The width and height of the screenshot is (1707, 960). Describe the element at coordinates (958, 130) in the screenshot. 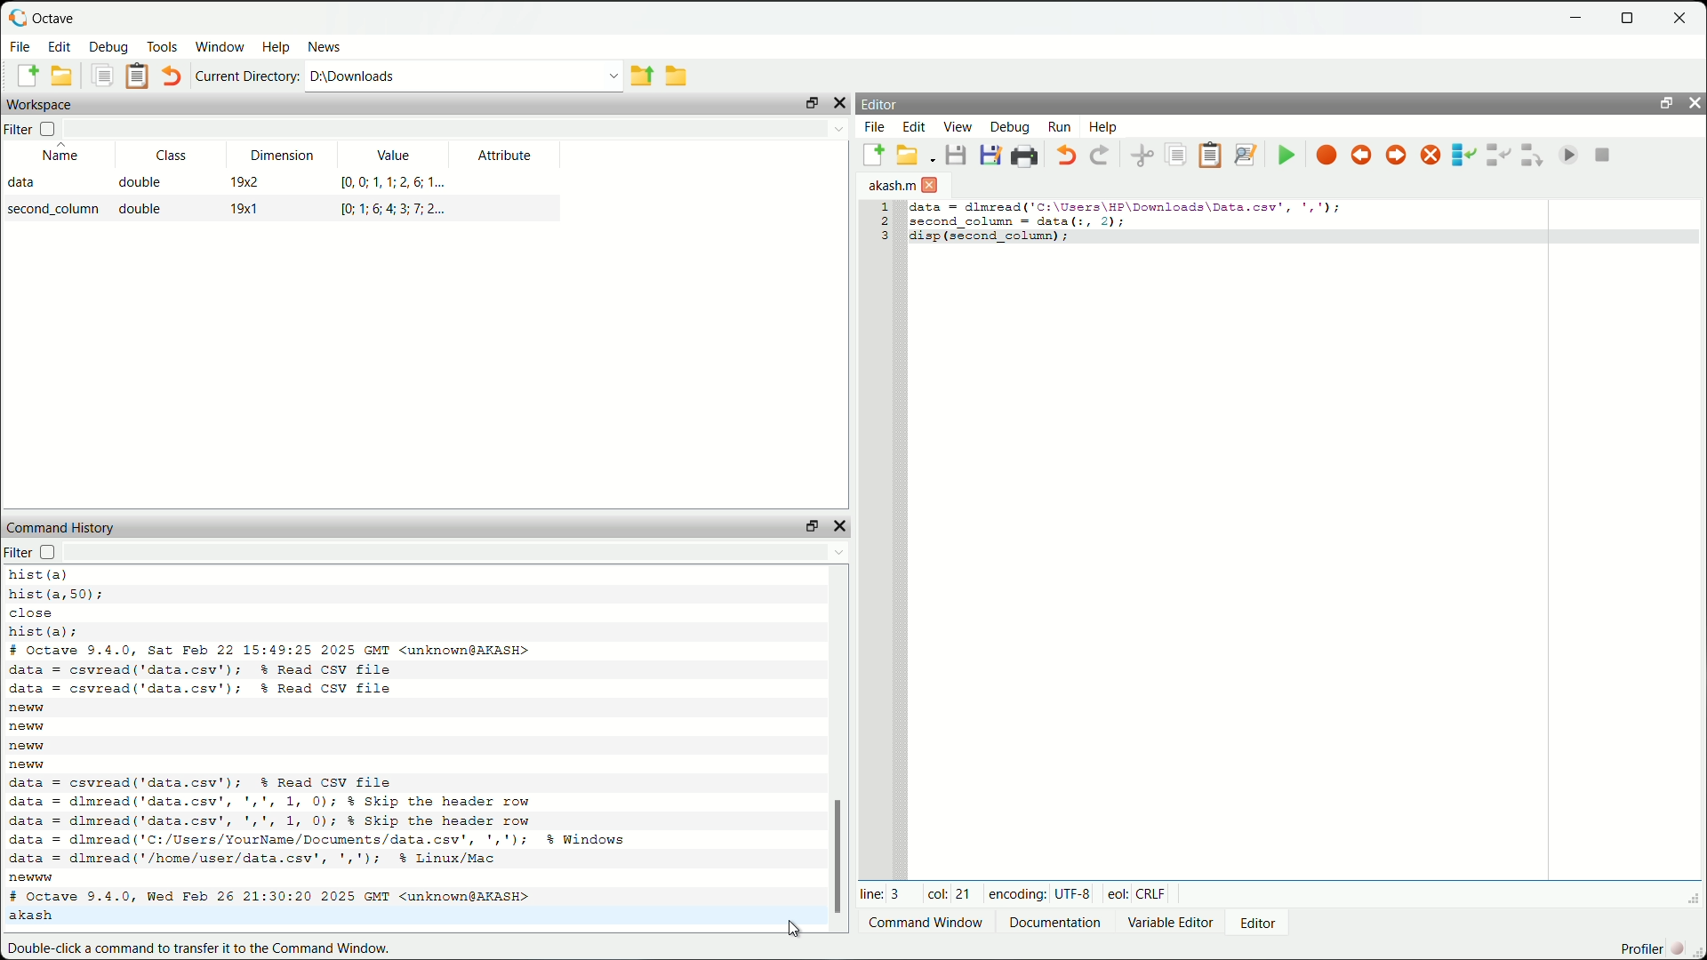

I see `view` at that location.